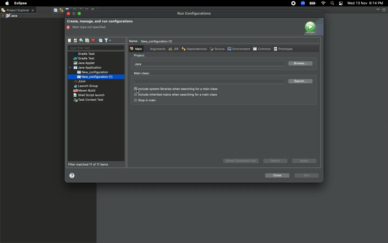 The height and width of the screenshot is (243, 388). What do you see at coordinates (84, 59) in the screenshot?
I see `Grade test` at bounding box center [84, 59].